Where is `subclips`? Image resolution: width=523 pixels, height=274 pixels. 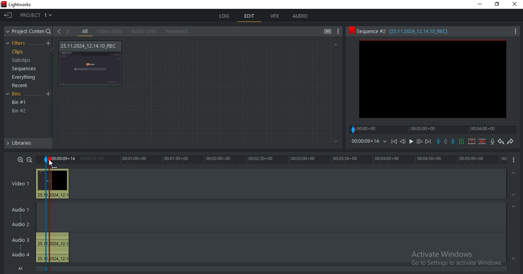
subclips is located at coordinates (22, 61).